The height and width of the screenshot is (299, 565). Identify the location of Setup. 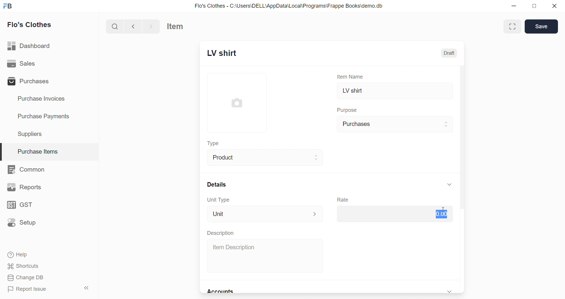
(26, 223).